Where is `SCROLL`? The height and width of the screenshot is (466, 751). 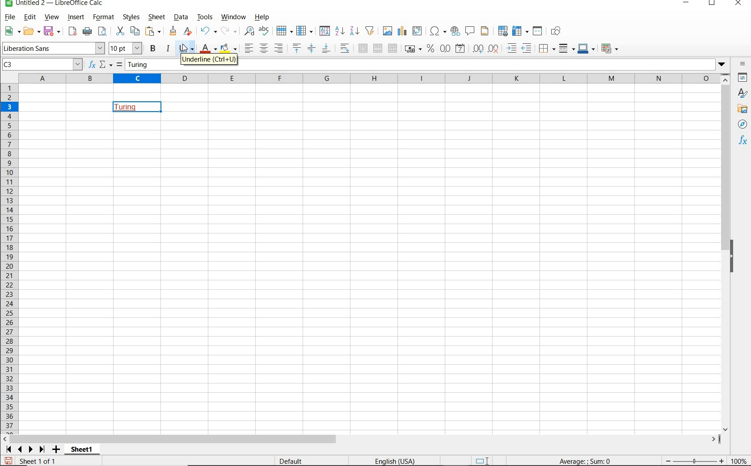 SCROLL is located at coordinates (24, 449).